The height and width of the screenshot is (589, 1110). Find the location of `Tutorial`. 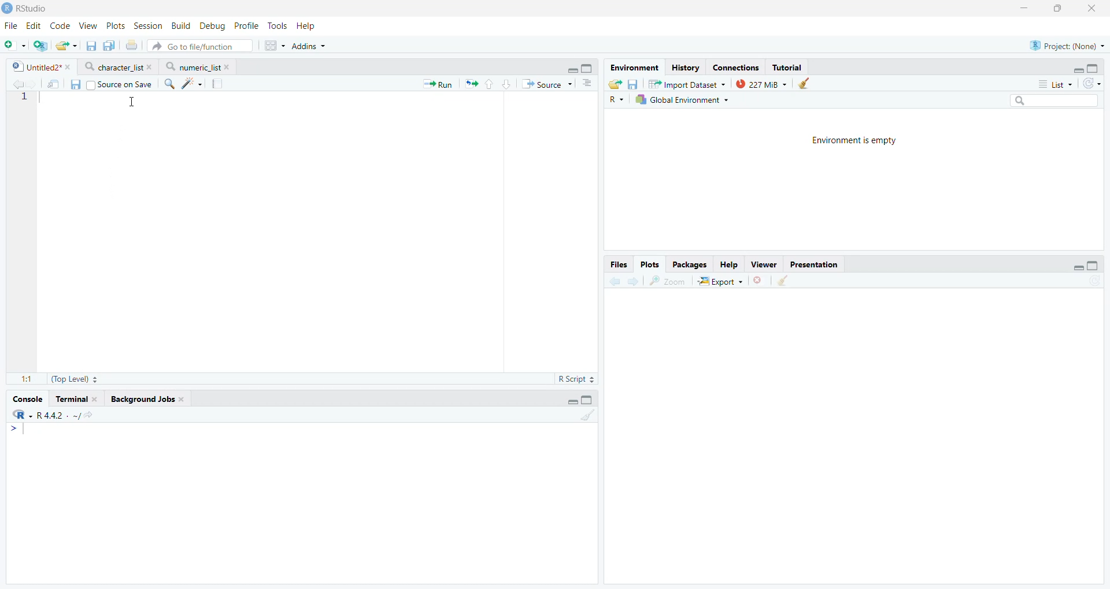

Tutorial is located at coordinates (787, 67).